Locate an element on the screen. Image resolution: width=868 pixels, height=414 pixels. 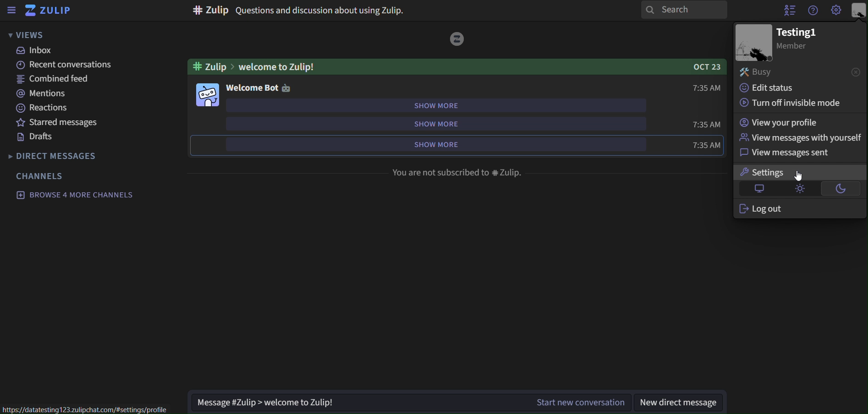
channels is located at coordinates (42, 176).